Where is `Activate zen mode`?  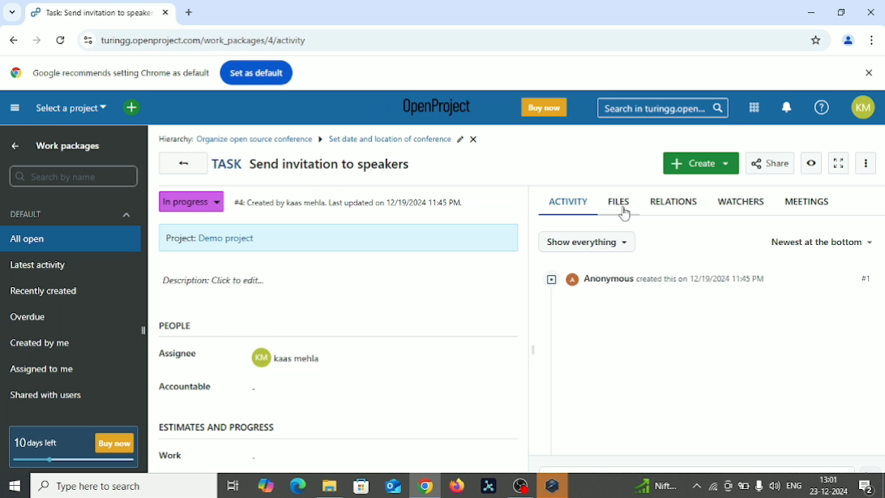
Activate zen mode is located at coordinates (839, 164).